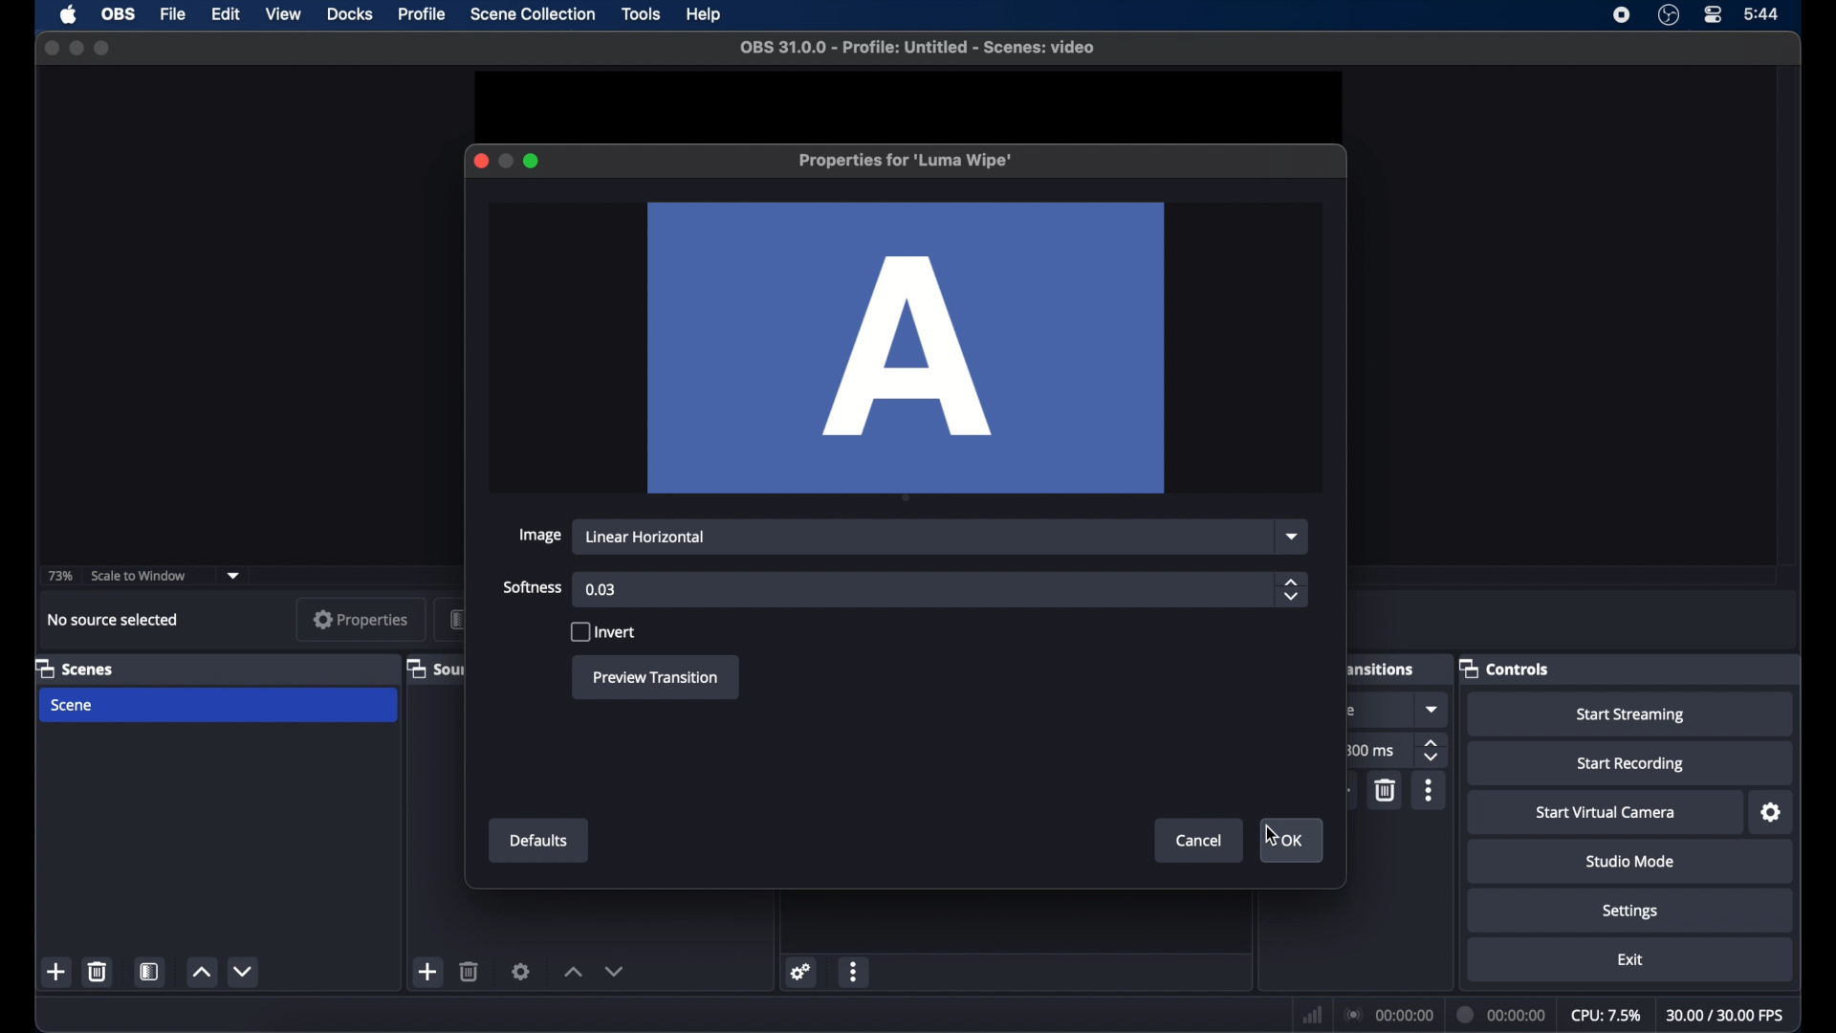  What do you see at coordinates (534, 13) in the screenshot?
I see `scene collection` at bounding box center [534, 13].